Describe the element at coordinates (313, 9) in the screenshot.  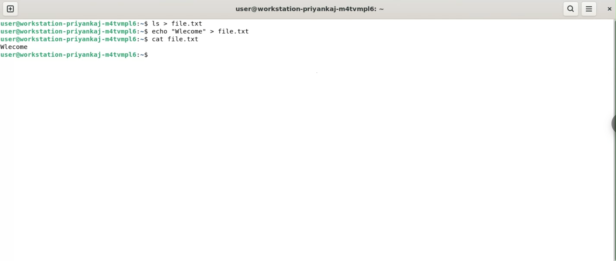
I see `user@workstation-priyankaj-m4tvmpl6: ~` at that location.